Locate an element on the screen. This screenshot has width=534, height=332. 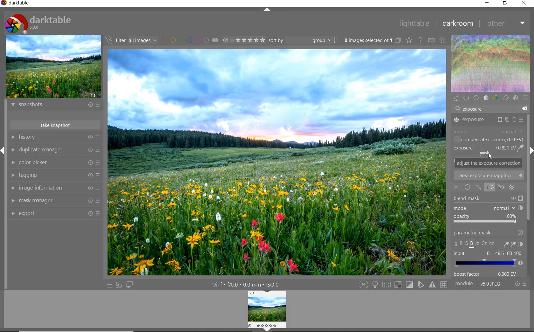
image preview is located at coordinates (266, 311).